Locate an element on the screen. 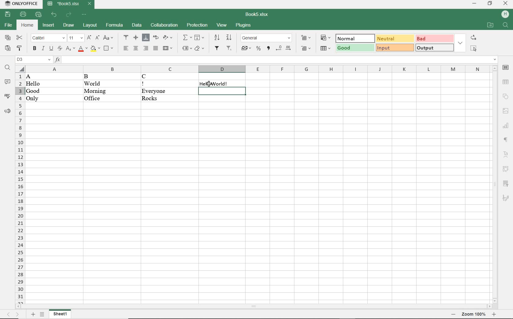  PLUGINS is located at coordinates (243, 26).